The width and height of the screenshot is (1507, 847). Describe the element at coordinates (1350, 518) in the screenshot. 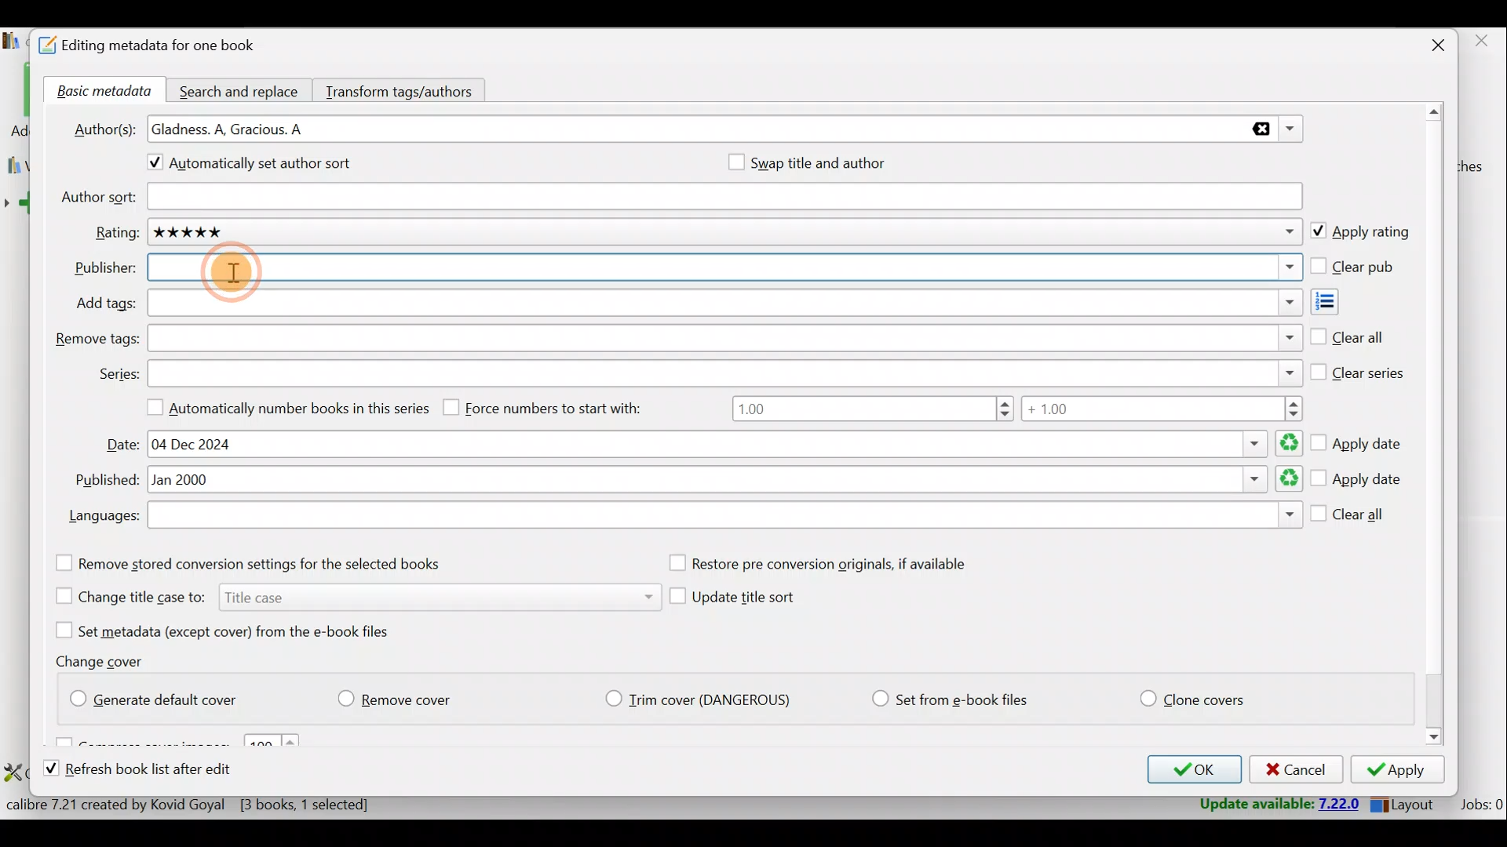

I see `Clear all` at that location.